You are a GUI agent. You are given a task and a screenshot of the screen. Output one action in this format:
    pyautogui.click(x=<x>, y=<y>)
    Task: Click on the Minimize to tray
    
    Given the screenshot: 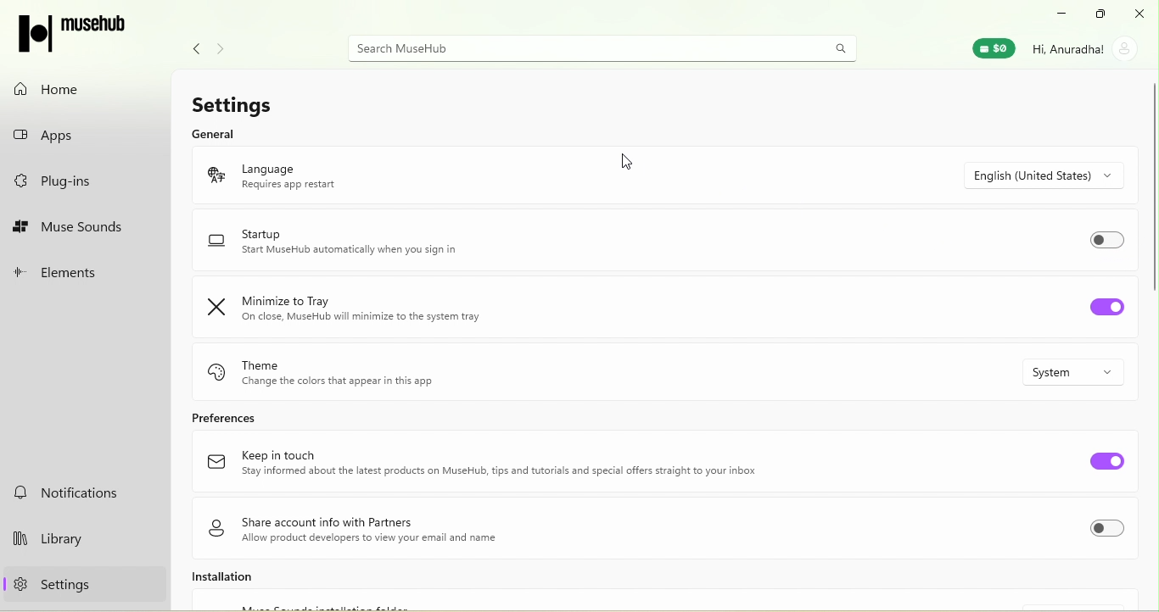 What is the action you would take?
    pyautogui.click(x=356, y=309)
    